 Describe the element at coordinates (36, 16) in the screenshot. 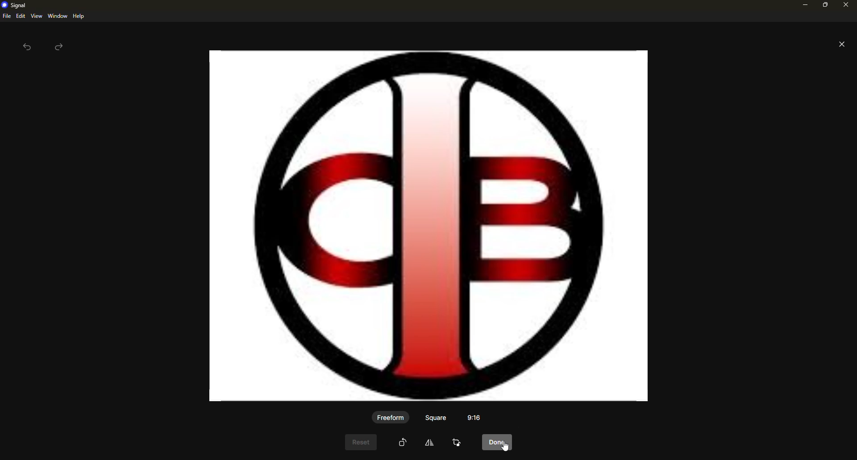

I see `view` at that location.